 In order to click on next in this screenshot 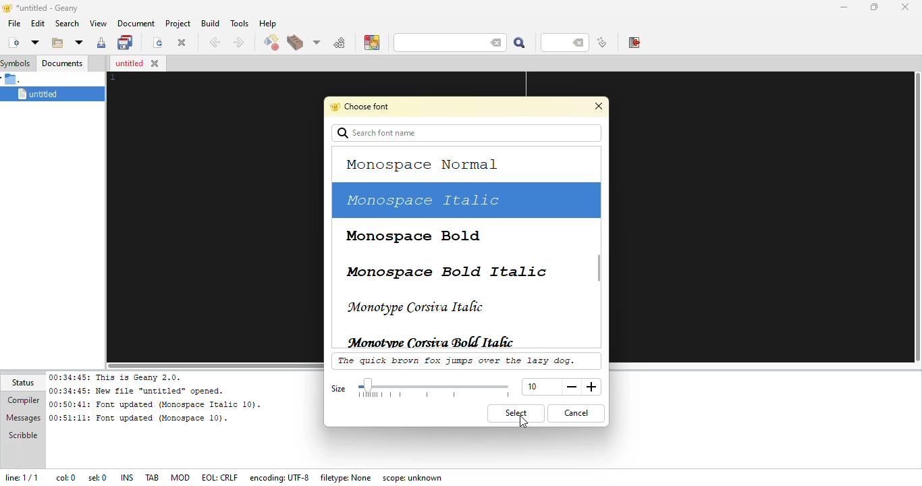, I will do `click(238, 43)`.